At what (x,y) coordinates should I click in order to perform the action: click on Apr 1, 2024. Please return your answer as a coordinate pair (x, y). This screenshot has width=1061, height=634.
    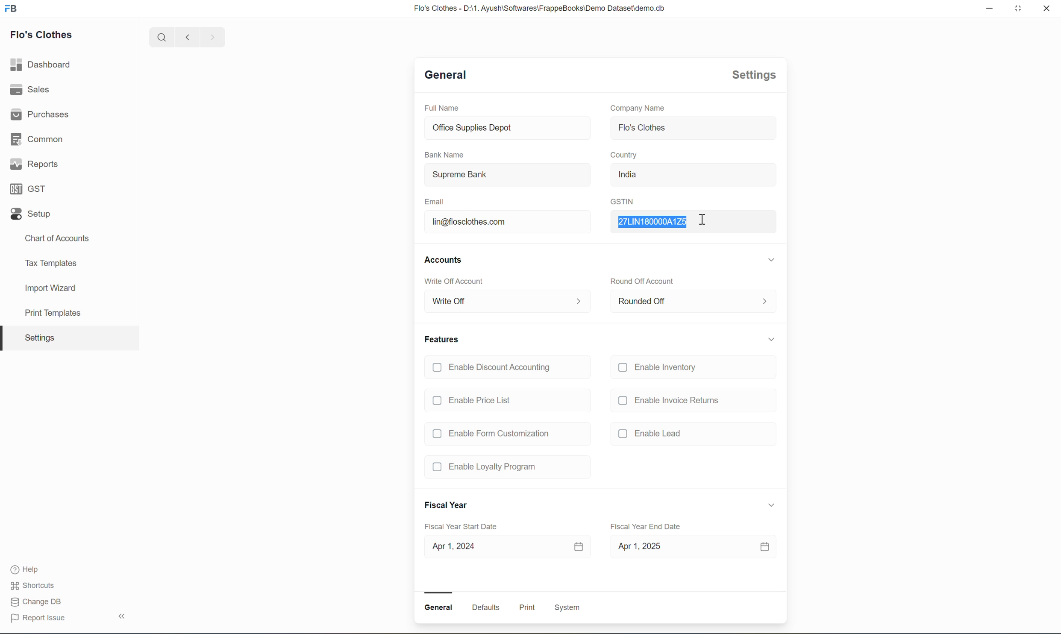
    Looking at the image, I should click on (493, 547).